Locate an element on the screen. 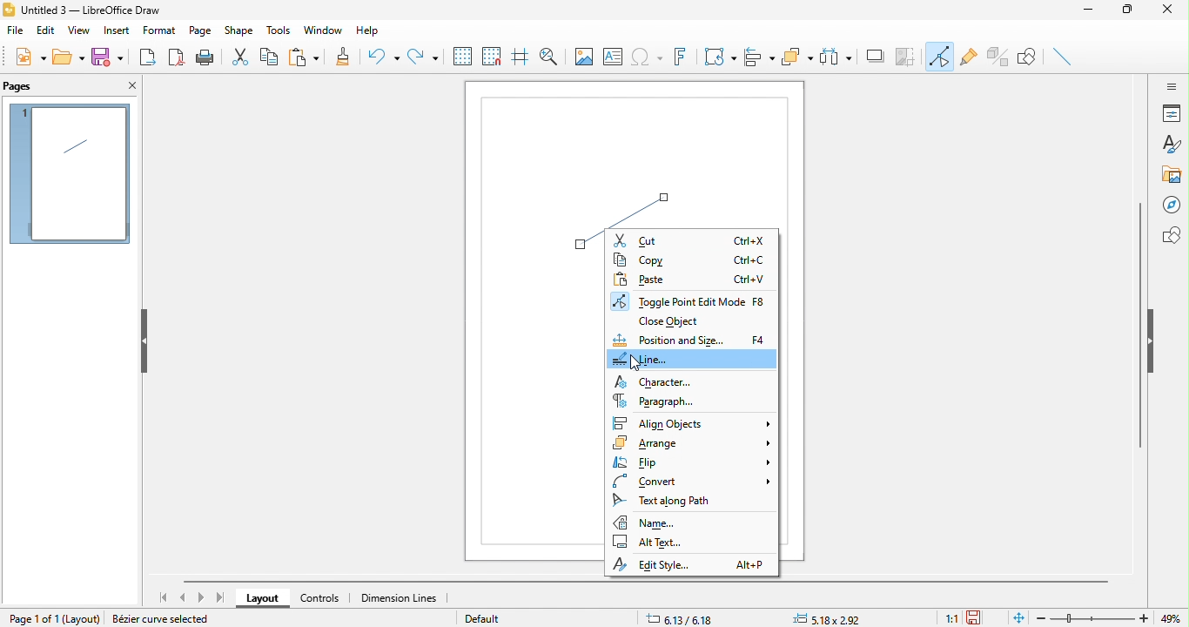 The image size is (1189, 627). view is located at coordinates (77, 33).